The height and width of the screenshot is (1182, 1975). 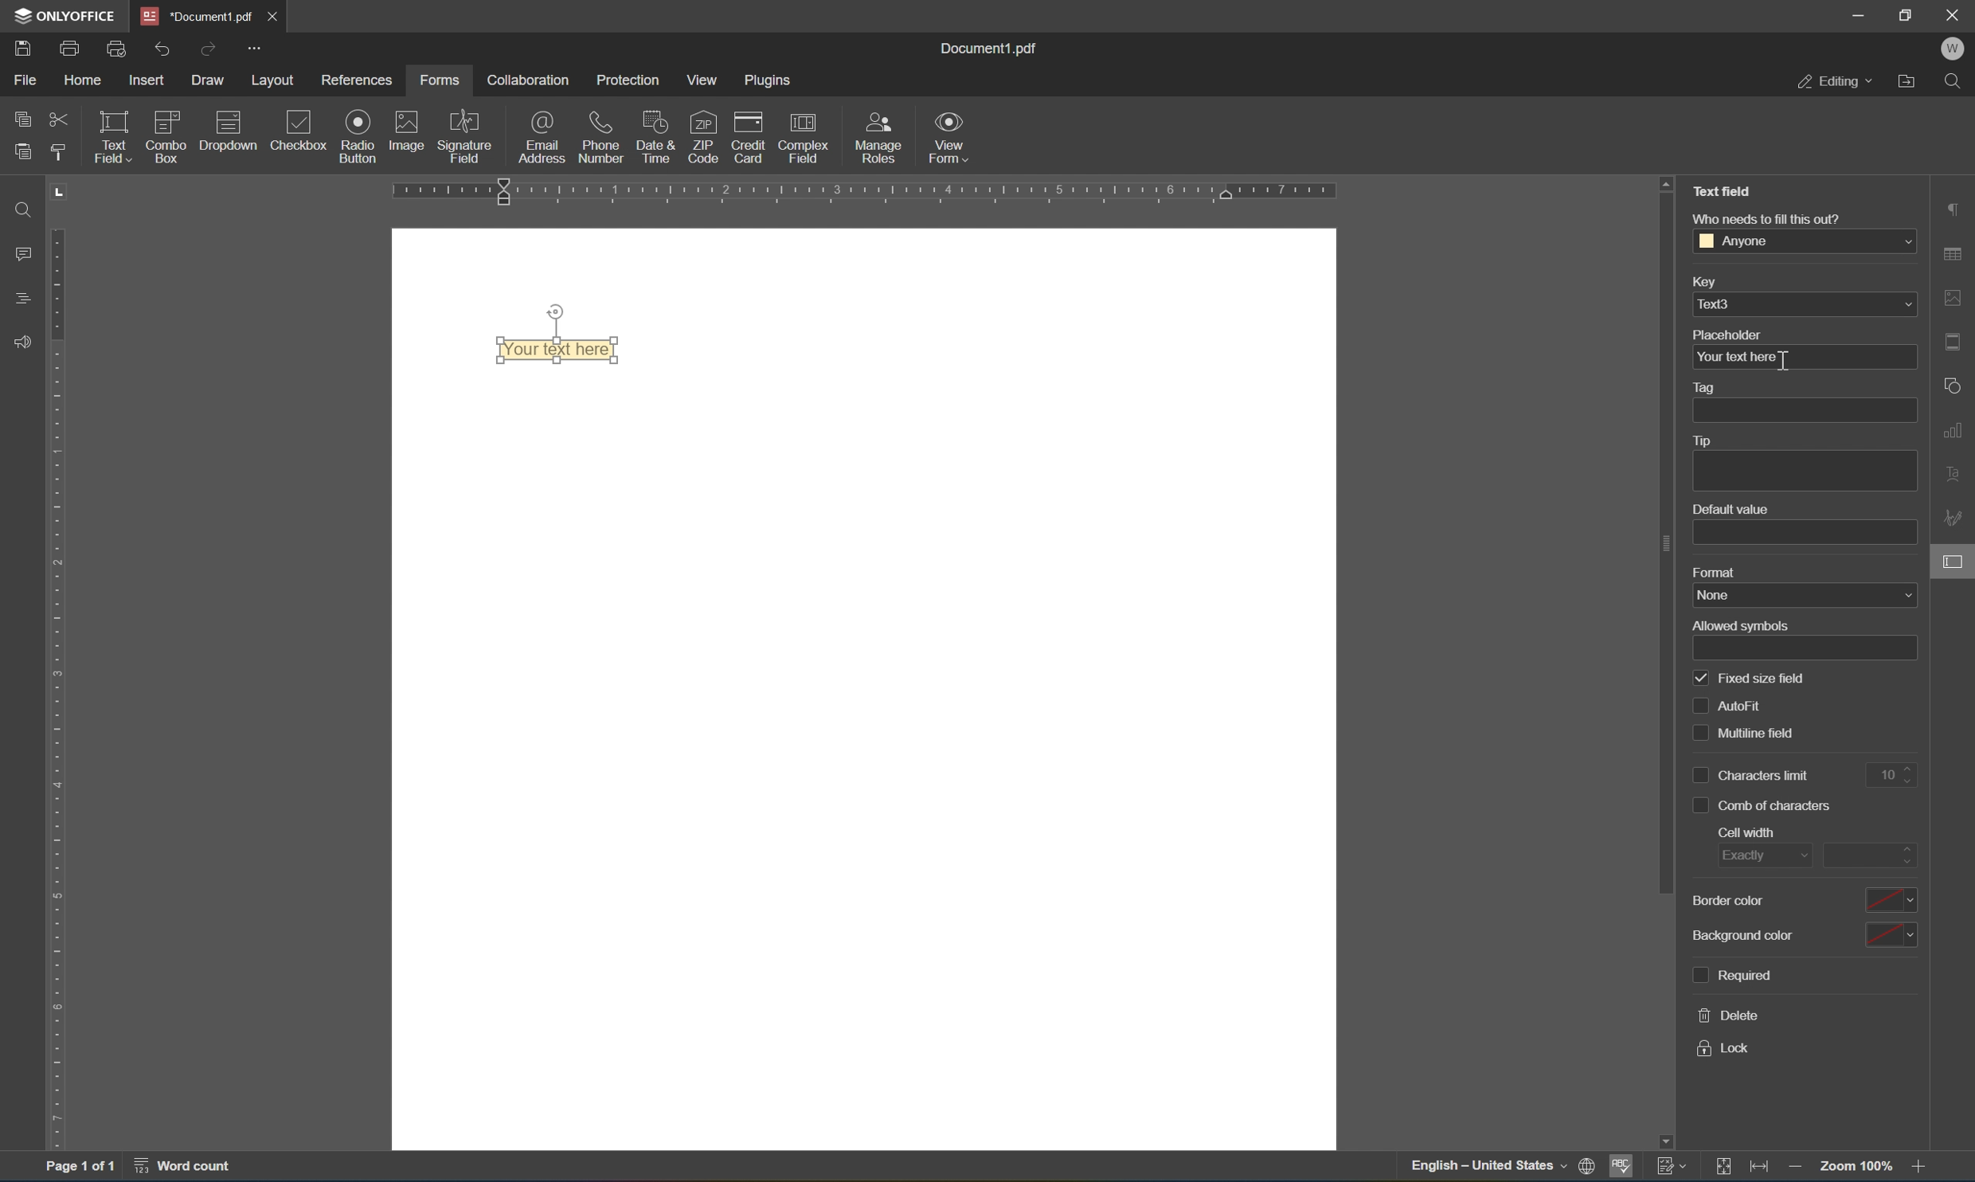 I want to click on feedback & support, so click(x=26, y=341).